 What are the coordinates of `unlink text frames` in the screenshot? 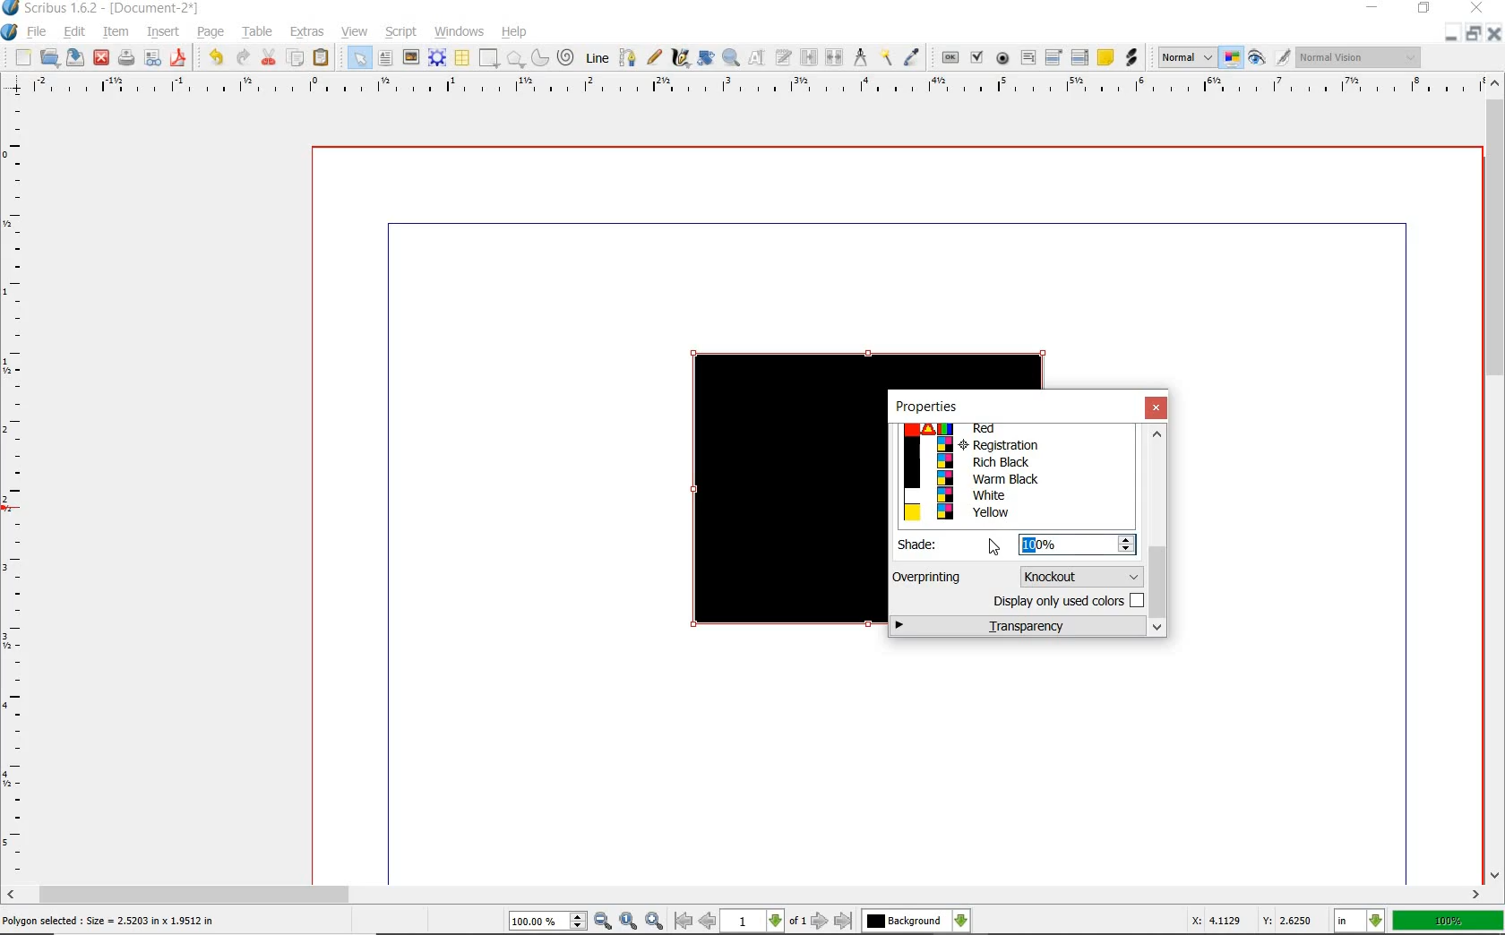 It's located at (835, 59).